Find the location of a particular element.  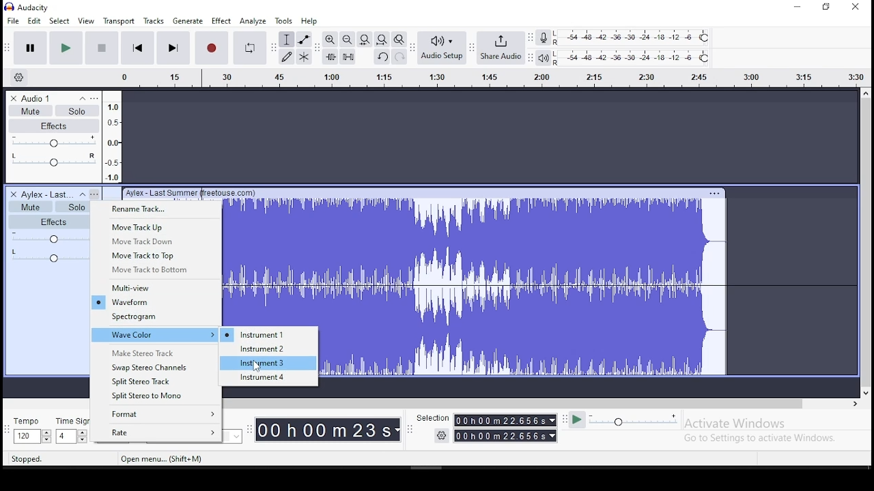

waveform is located at coordinates (154, 302).